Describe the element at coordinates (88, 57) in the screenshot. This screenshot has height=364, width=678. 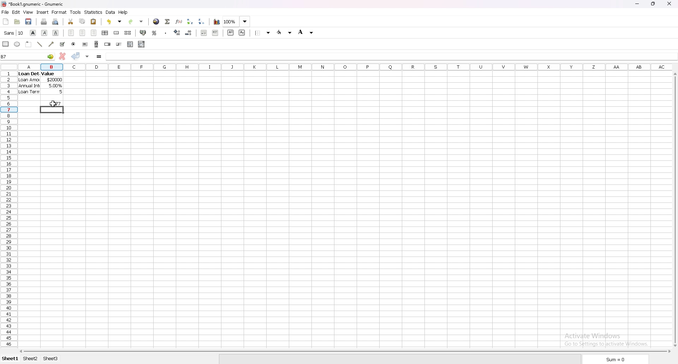
I see `accept changes in all cells` at that location.